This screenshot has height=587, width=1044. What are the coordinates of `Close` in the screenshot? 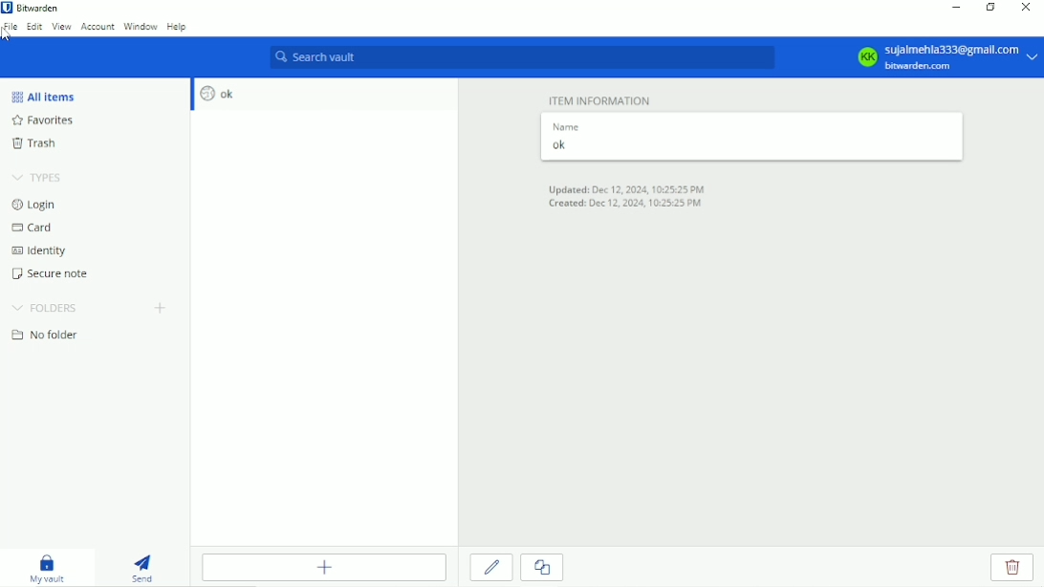 It's located at (1024, 9).